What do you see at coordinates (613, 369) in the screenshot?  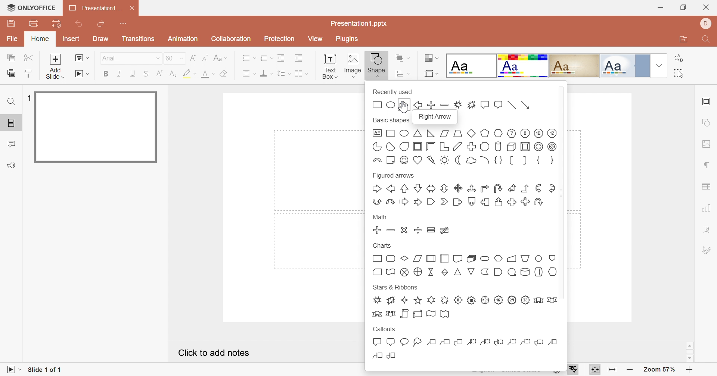 I see `Fit to width` at bounding box center [613, 369].